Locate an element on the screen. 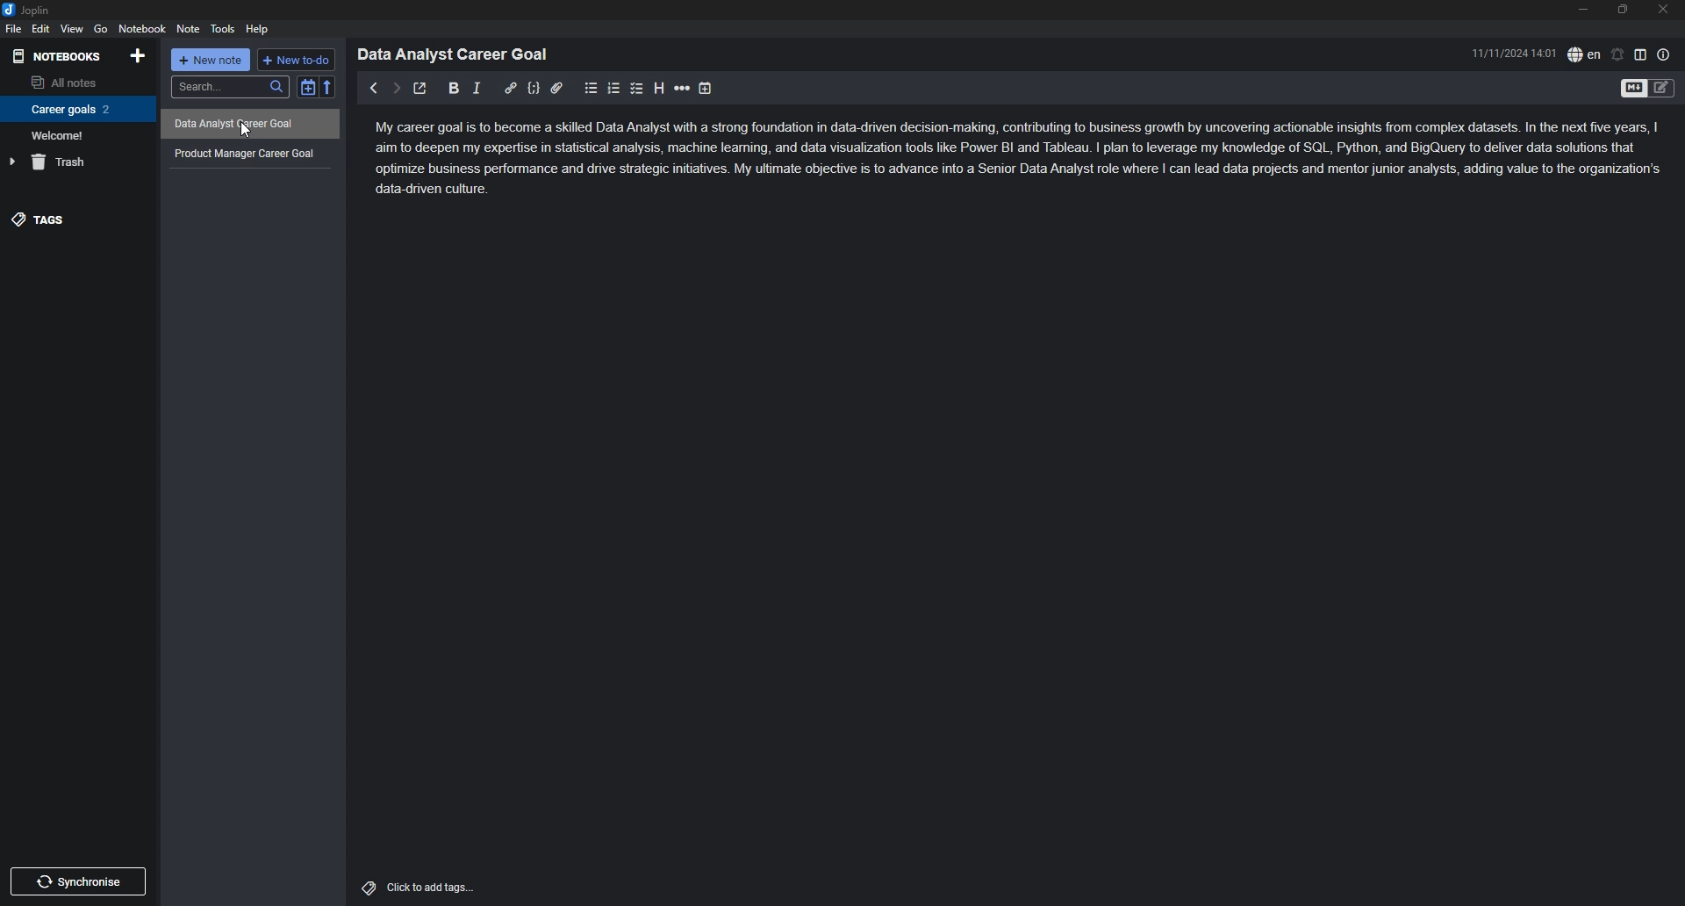  all notes is located at coordinates (75, 81).